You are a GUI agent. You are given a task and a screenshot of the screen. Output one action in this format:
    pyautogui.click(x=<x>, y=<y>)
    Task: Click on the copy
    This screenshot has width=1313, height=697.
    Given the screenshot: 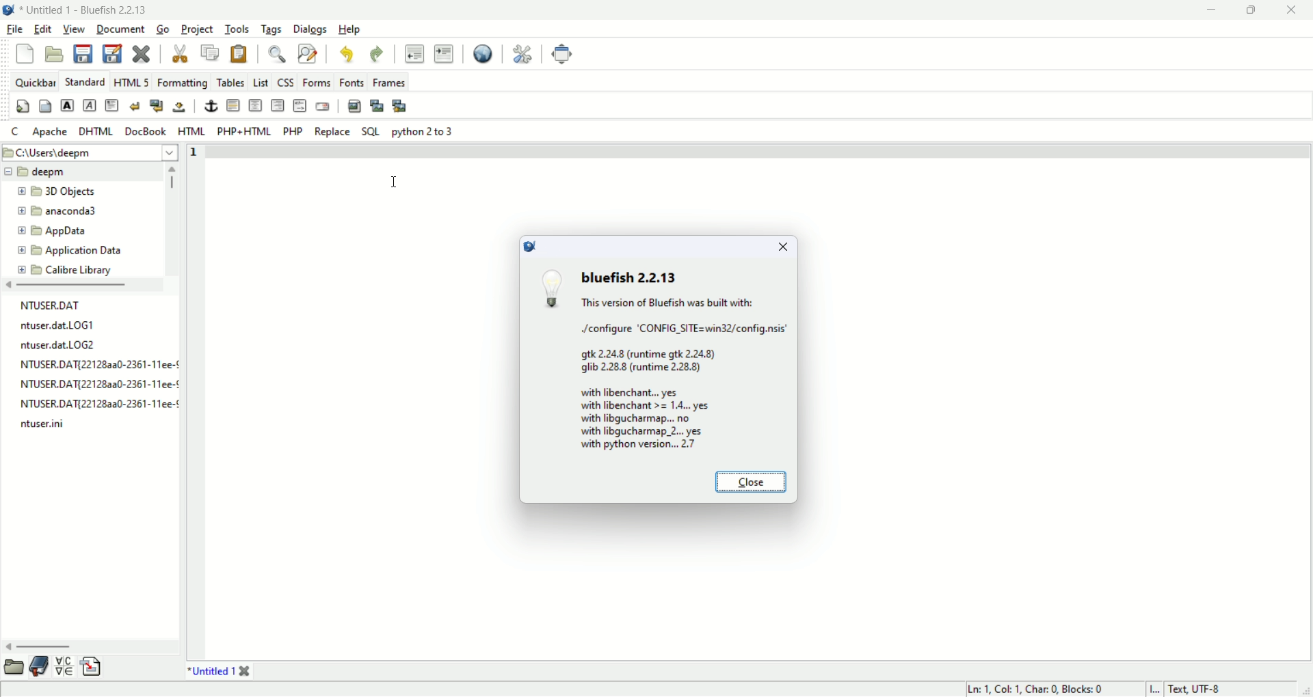 What is the action you would take?
    pyautogui.click(x=210, y=53)
    